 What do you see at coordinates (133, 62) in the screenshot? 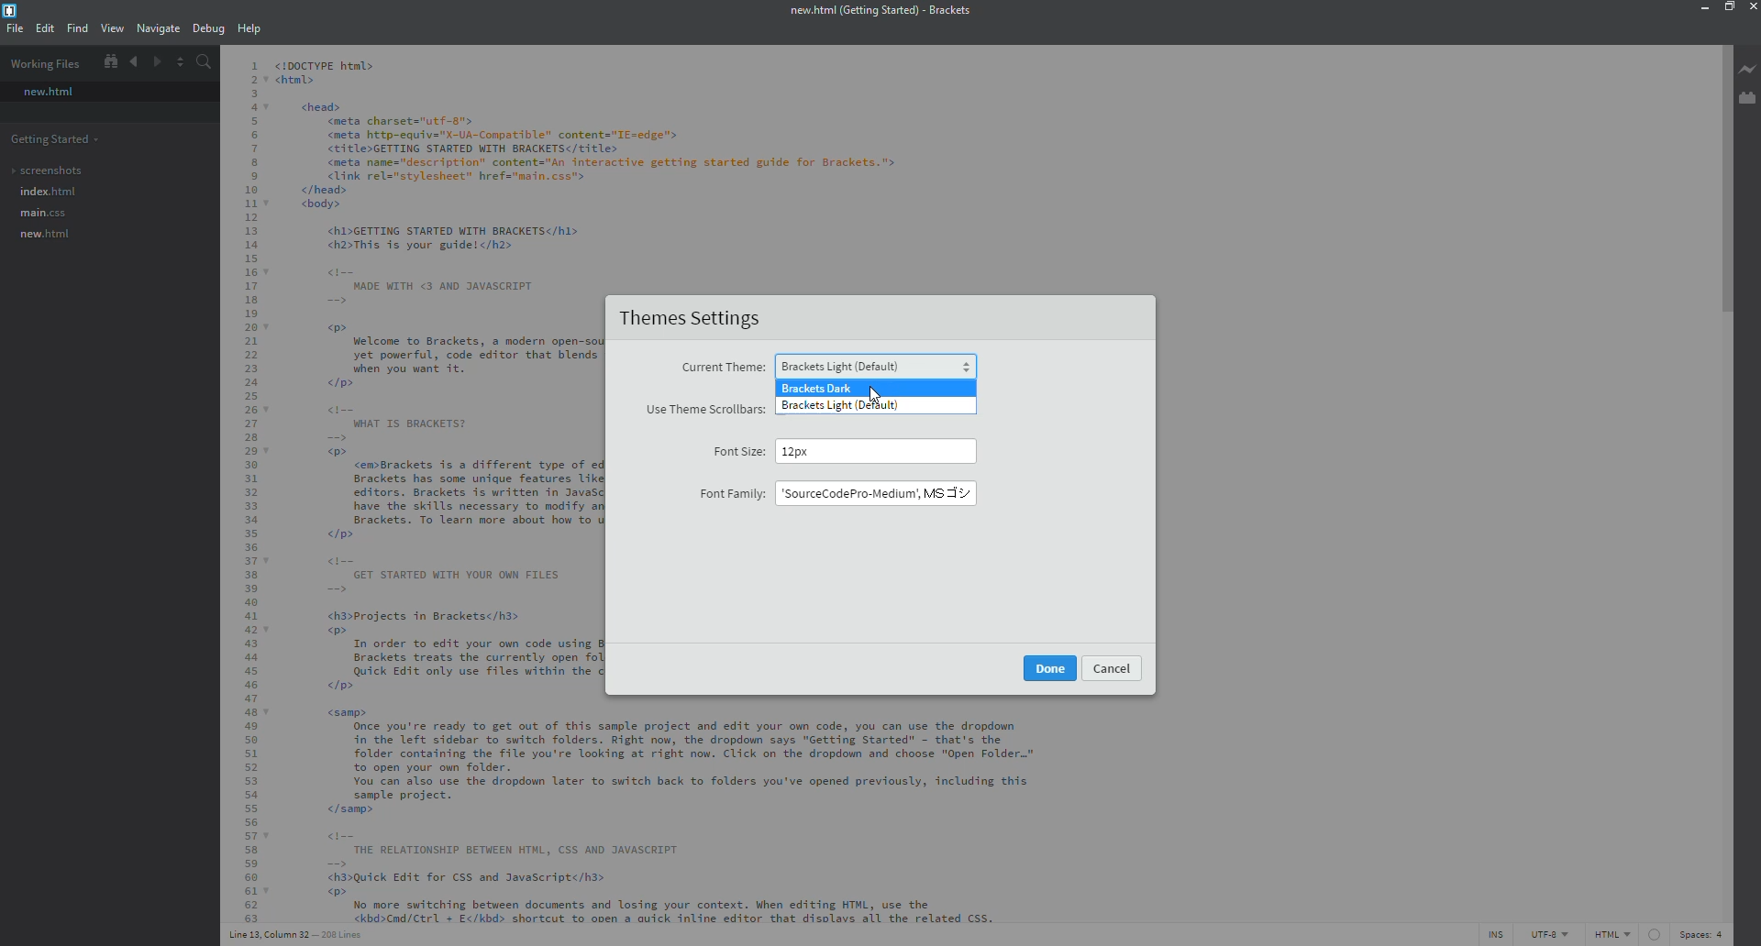
I see `back` at bounding box center [133, 62].